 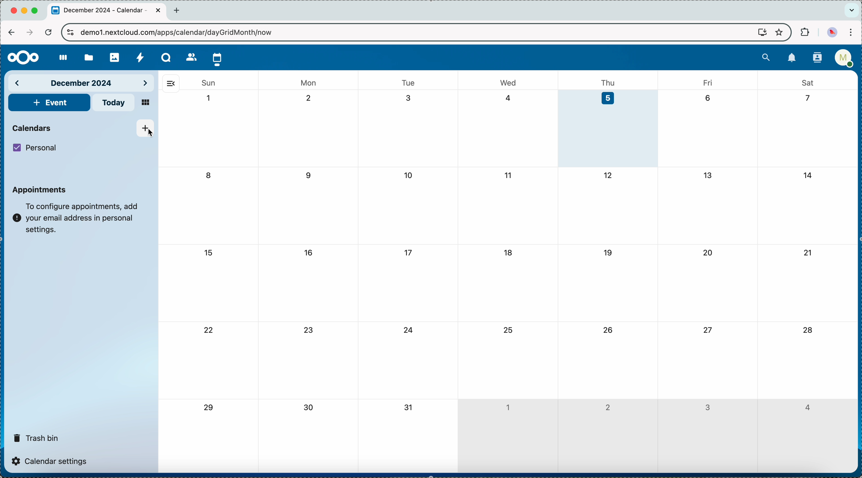 What do you see at coordinates (708, 175) in the screenshot?
I see `13` at bounding box center [708, 175].